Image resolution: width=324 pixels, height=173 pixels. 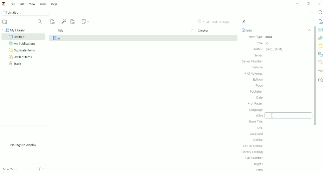 What do you see at coordinates (312, 12) in the screenshot?
I see `List all tabs` at bounding box center [312, 12].